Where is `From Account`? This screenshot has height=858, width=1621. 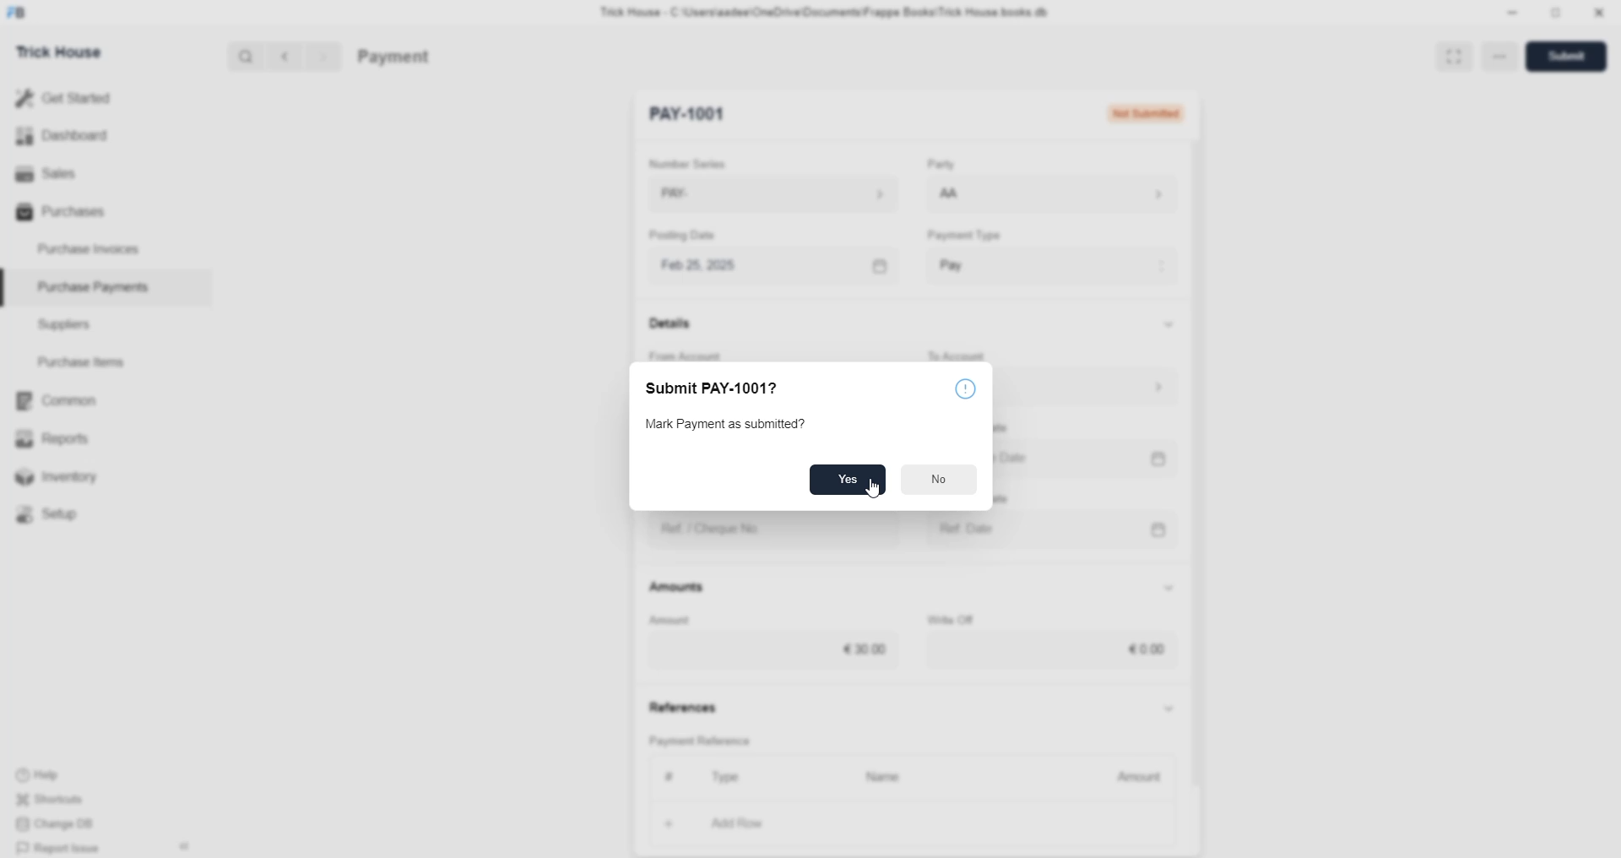 From Account is located at coordinates (698, 352).